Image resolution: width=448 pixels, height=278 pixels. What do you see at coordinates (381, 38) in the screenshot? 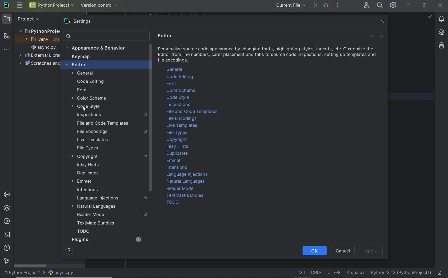
I see `Next` at bounding box center [381, 38].